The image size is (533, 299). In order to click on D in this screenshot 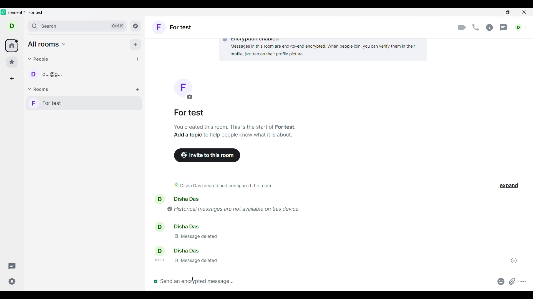, I will do `click(14, 28)`.